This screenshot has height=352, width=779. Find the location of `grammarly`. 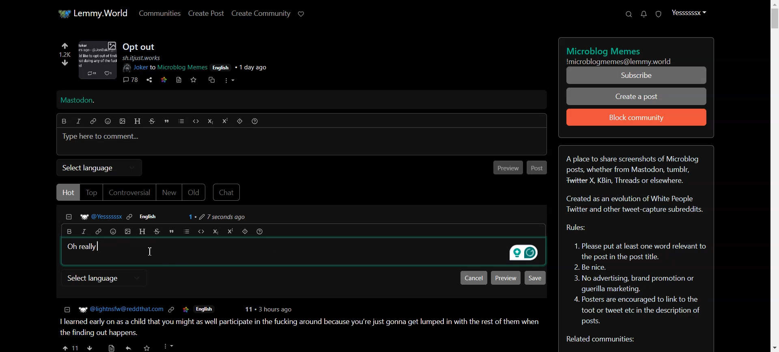

grammarly is located at coordinates (524, 253).